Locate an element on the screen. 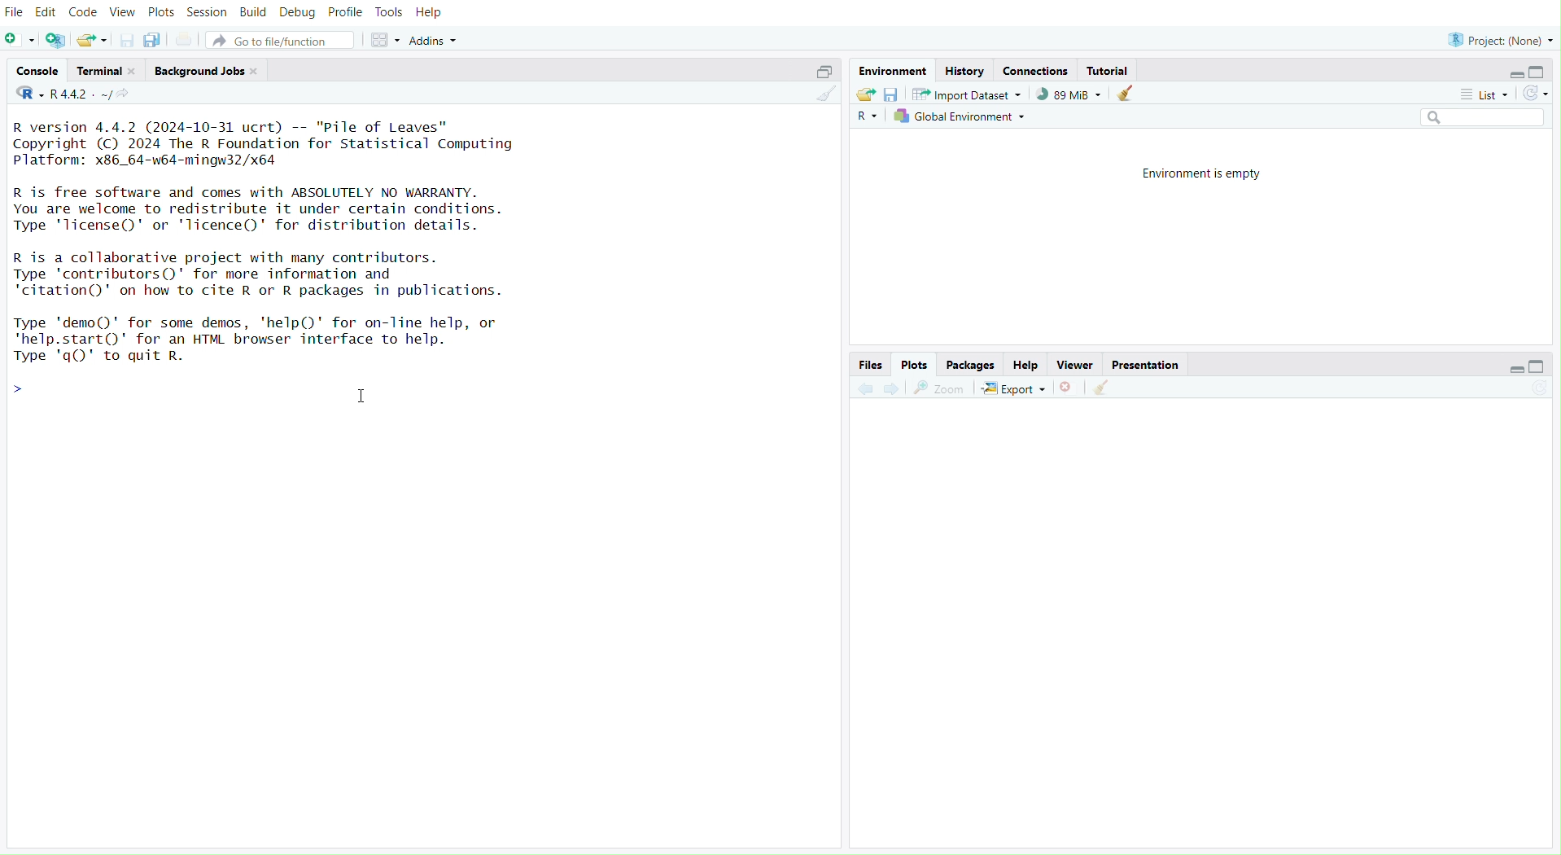 This screenshot has width=1561, height=855. R version 4.4.2 (2024-10-31 ucrt) -- "Pile of Leaves”
Copyright (C) 2024 The R Foundation for Statistical Computing
Platform: x86_64-w64-mingw32/x64

R is free software and comes with ABSOLUTELY NO WARRANTY.
You are welcome to redistribute it under certain conditions.
Type 'license()' or 'licence()' for distribution details.

R is a collaborative project with many contributors.

Type 'contributors()' for more information and

'citation()' on how to cite R or R packages in publications.
Type 'demo()' for some demos, 'help()' for on-Tine help, or
'help.start()"' for an HTML browser interface to help.

Twoe 'a()' to auit R. is located at coordinates (278, 235).